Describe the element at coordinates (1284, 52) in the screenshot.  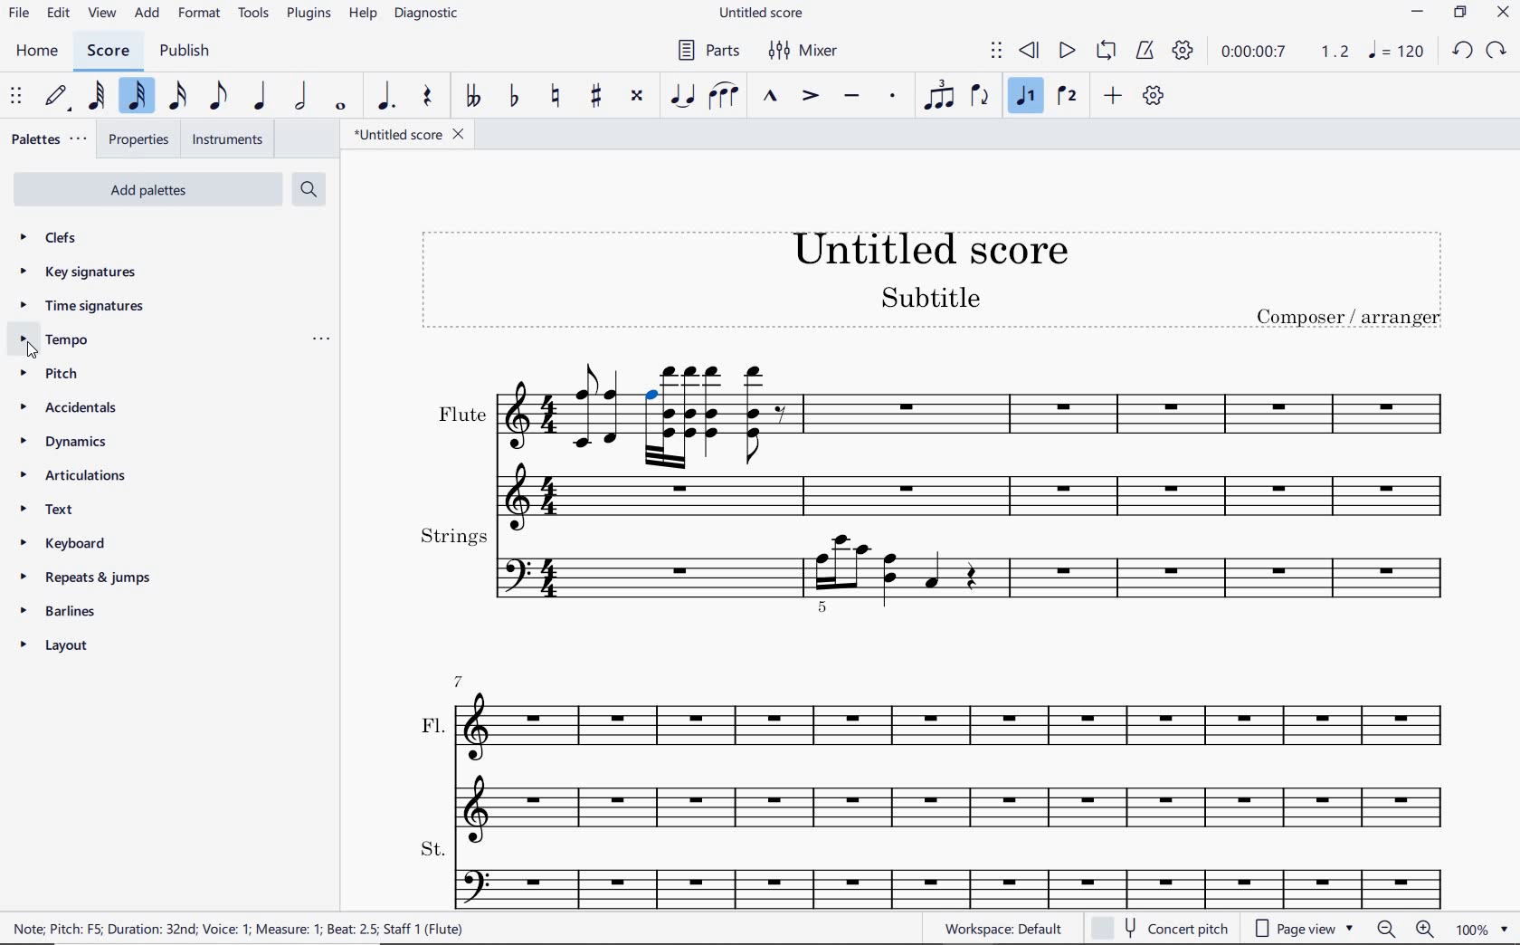
I see `PLAY TIME` at that location.